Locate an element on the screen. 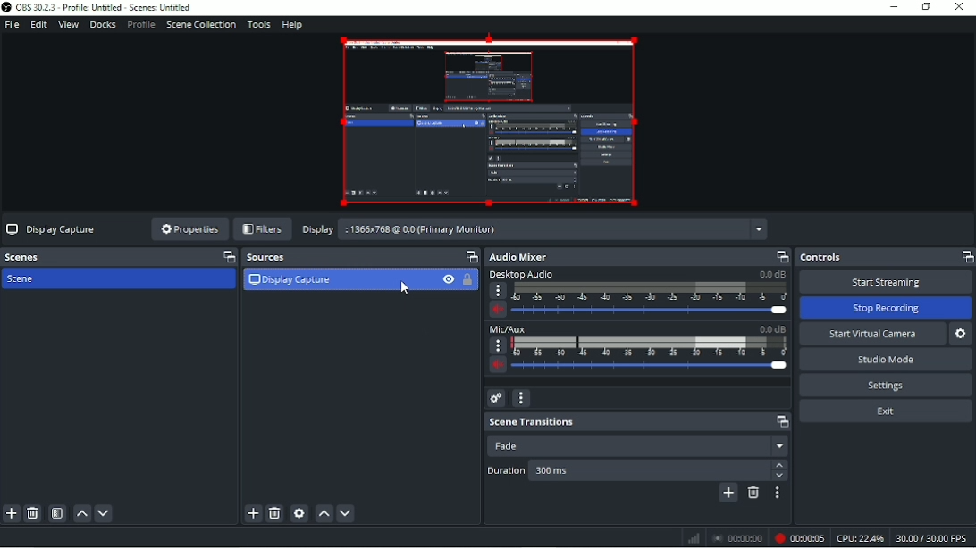  Scene is located at coordinates (24, 279).